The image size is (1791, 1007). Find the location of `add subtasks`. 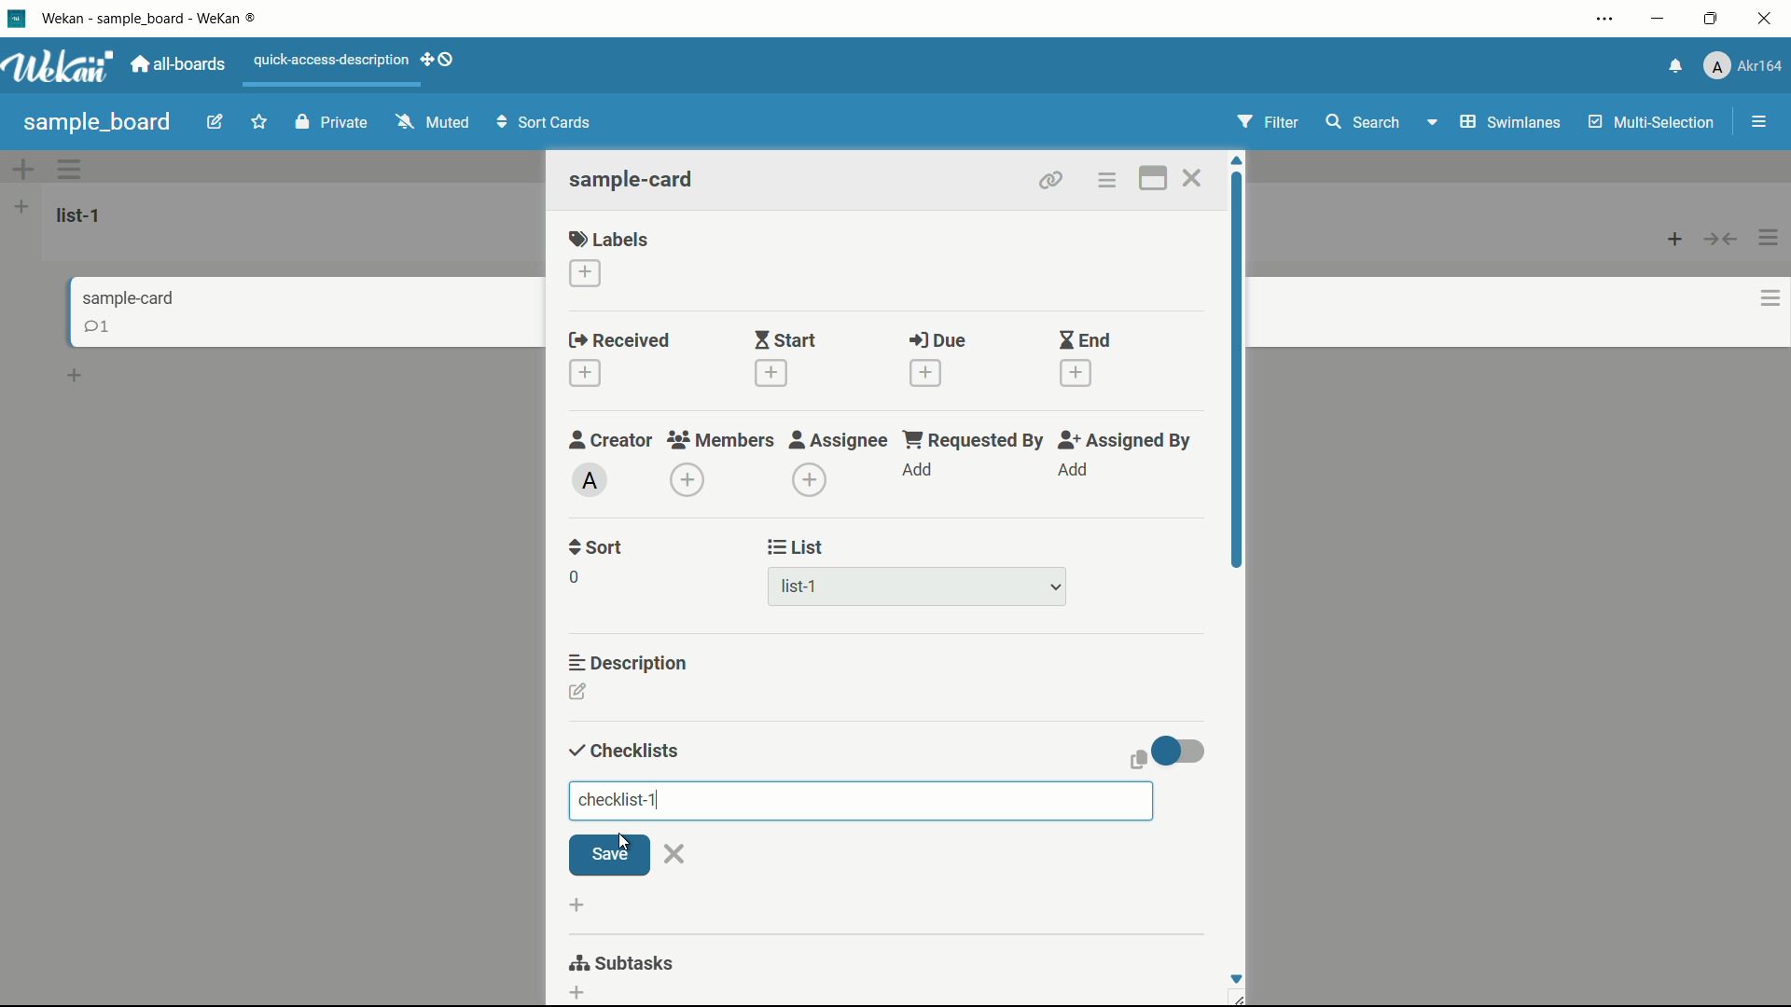

add subtasks is located at coordinates (577, 994).